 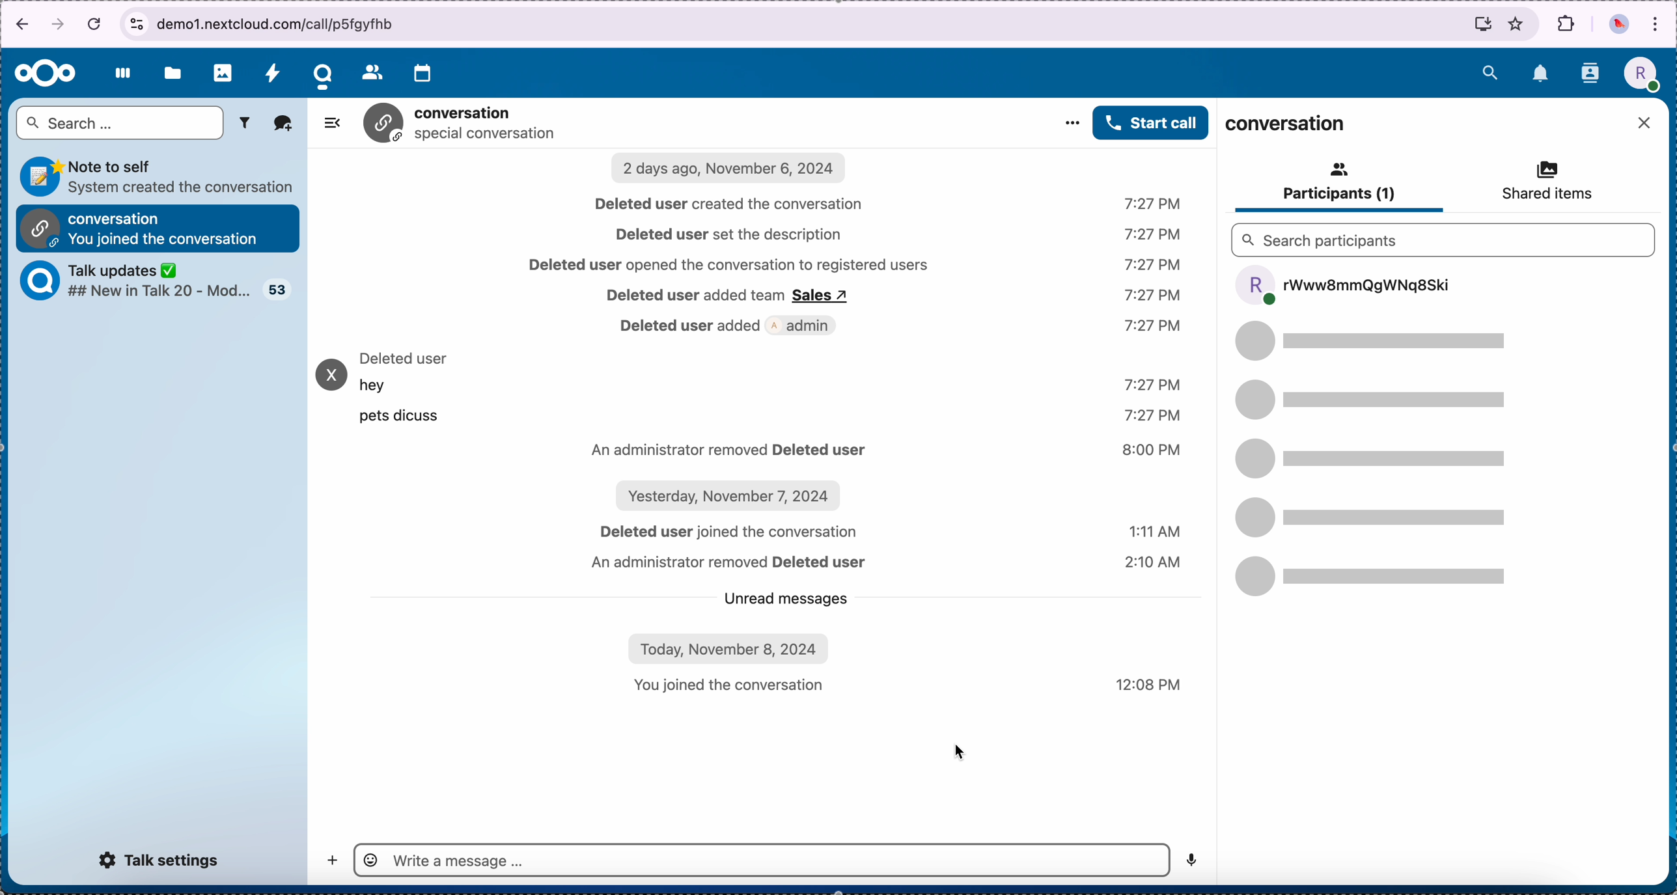 What do you see at coordinates (159, 861) in the screenshot?
I see `talk settings` at bounding box center [159, 861].